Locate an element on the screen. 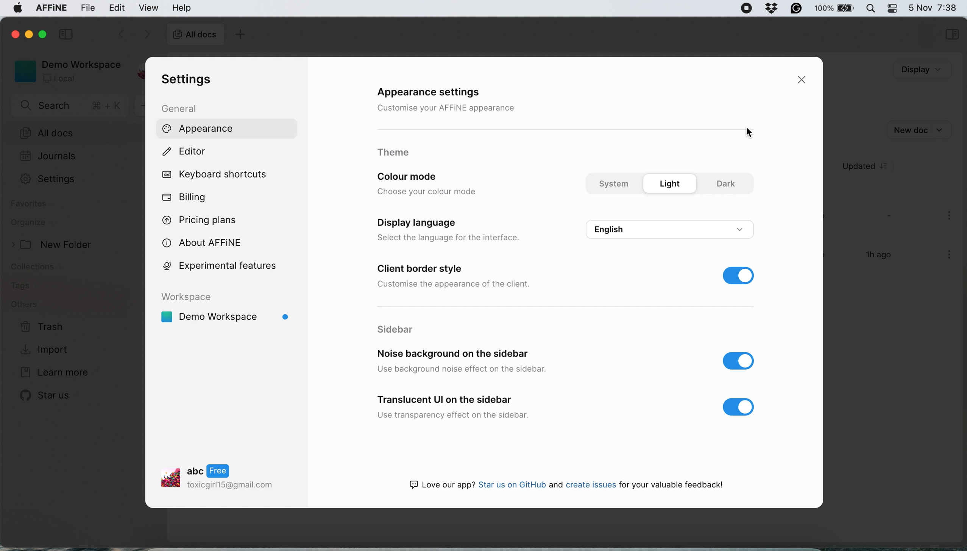  choose your colour mode is located at coordinates (426, 192).